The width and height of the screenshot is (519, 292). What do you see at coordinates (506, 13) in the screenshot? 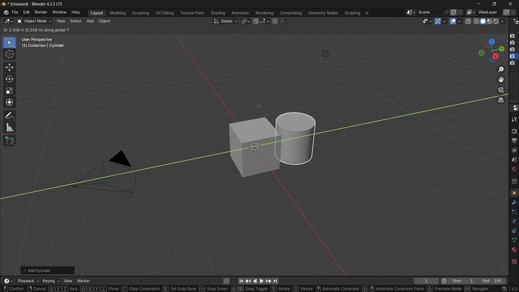
I see `add new layer` at bounding box center [506, 13].